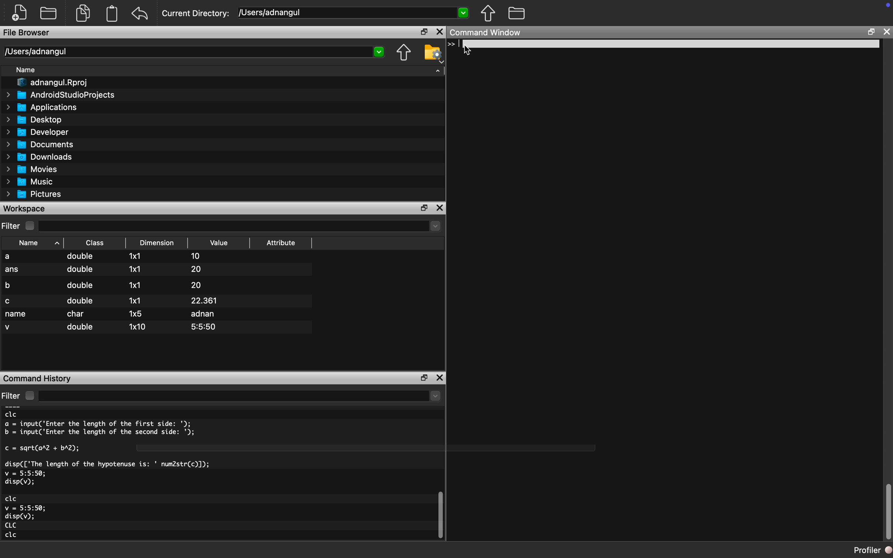 This screenshot has width=893, height=558. Describe the element at coordinates (441, 375) in the screenshot. I see `Close` at that location.